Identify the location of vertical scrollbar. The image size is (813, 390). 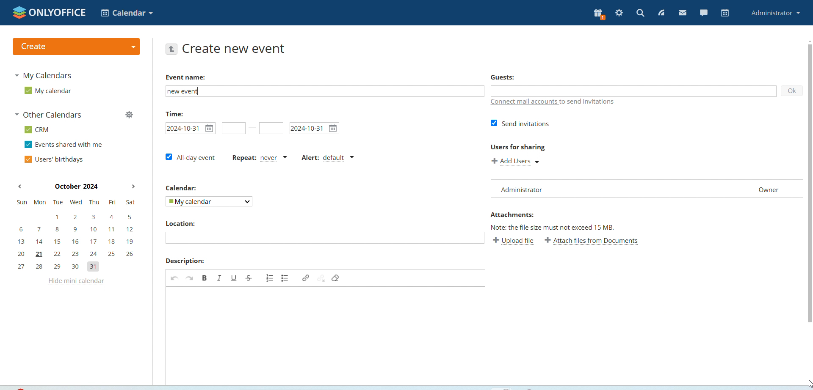
(810, 183).